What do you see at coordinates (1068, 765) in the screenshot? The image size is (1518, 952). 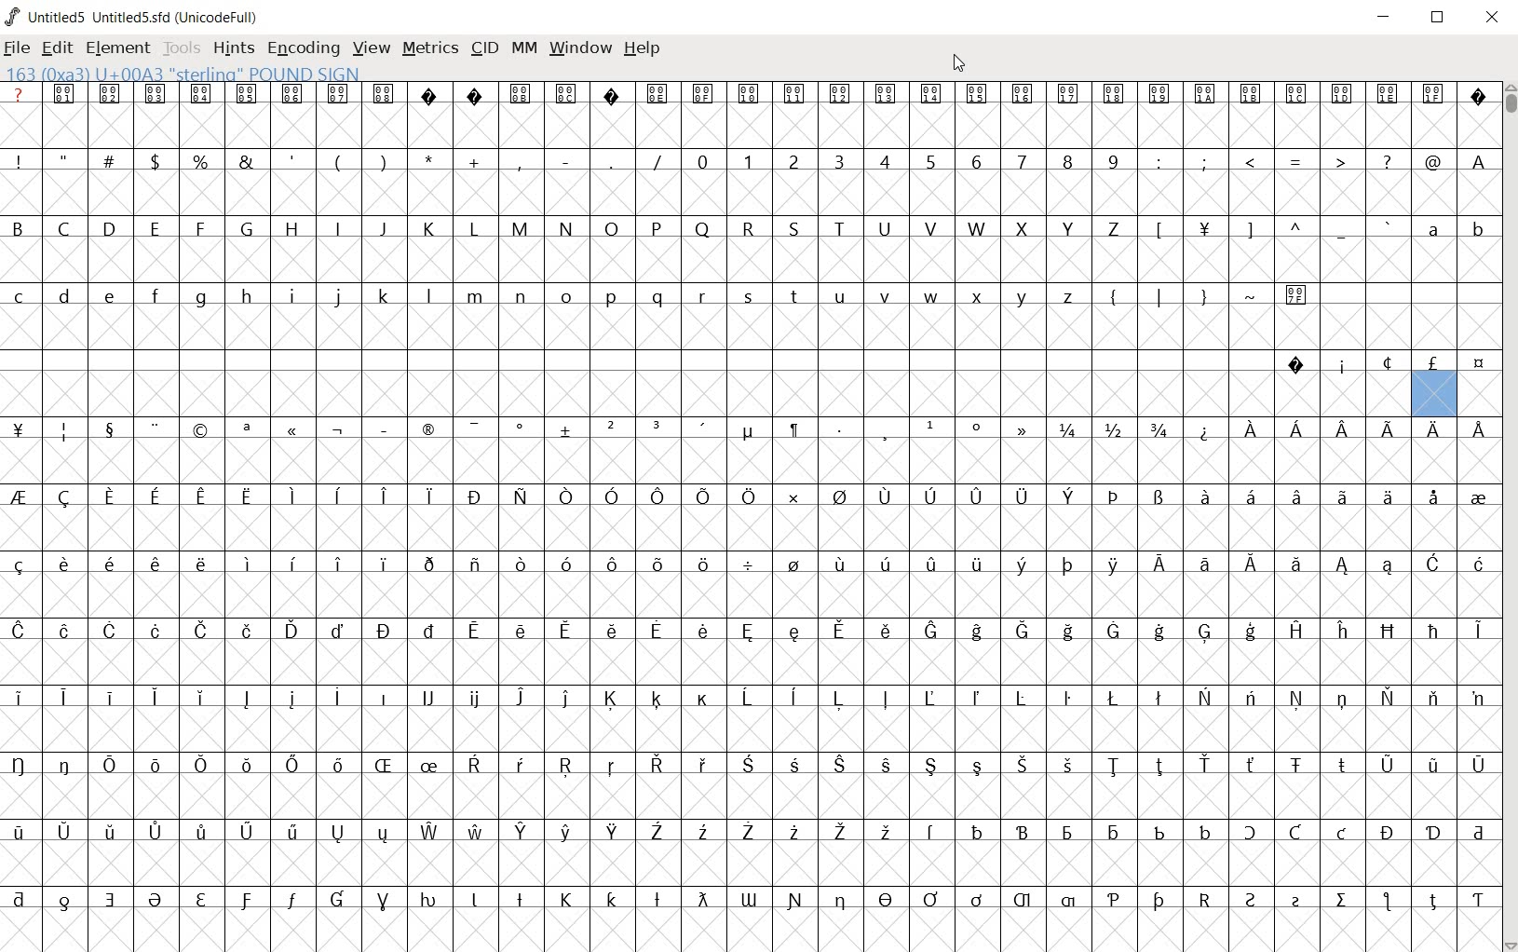 I see `Symbol` at bounding box center [1068, 765].